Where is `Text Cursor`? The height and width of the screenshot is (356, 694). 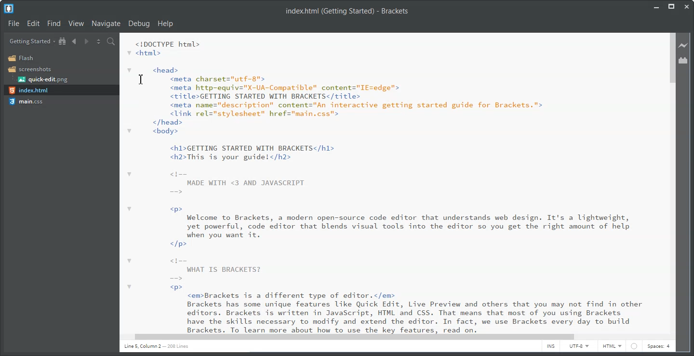 Text Cursor is located at coordinates (141, 78).